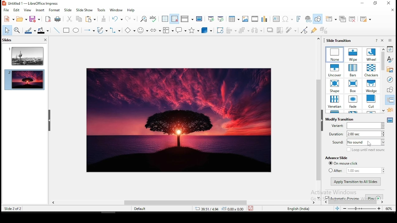  I want to click on fontwork text, so click(298, 19).